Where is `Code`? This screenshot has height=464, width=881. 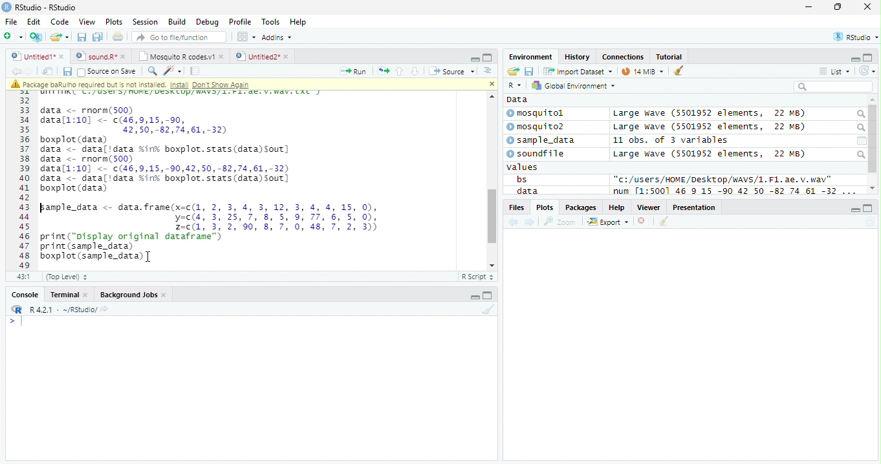
Code is located at coordinates (60, 22).